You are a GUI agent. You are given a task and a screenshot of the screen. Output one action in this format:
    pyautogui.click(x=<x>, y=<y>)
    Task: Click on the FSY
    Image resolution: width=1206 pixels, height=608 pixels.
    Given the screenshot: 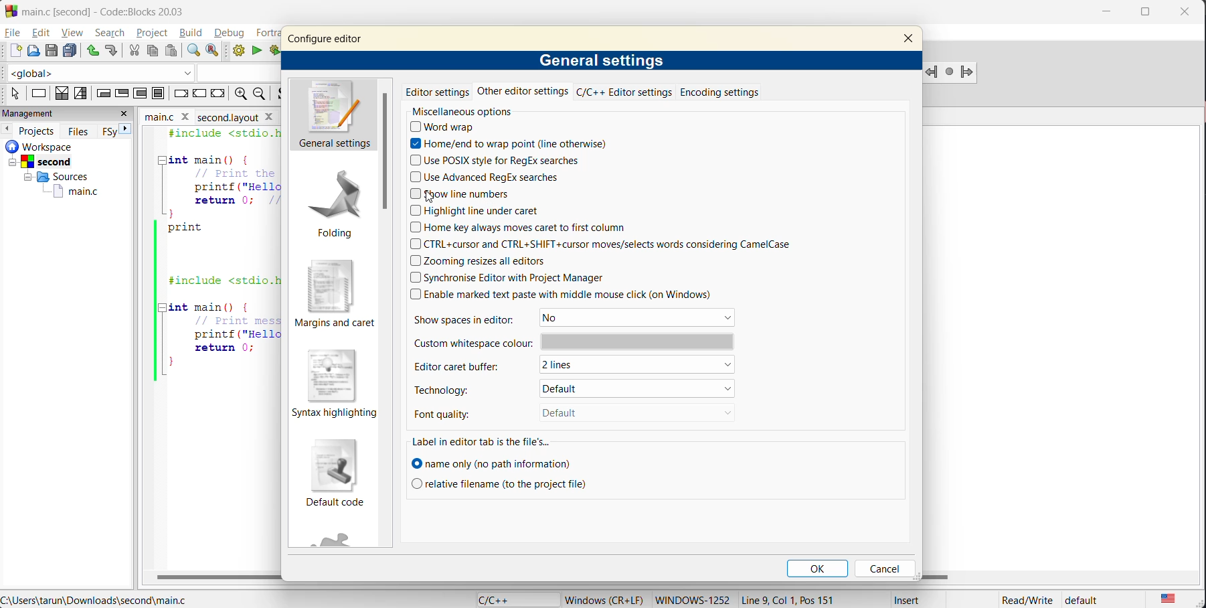 What is the action you would take?
    pyautogui.click(x=108, y=131)
    